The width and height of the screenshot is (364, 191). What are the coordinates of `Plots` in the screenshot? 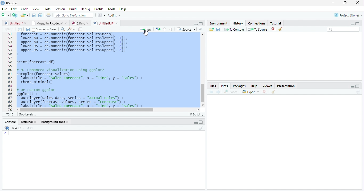 It's located at (47, 9).